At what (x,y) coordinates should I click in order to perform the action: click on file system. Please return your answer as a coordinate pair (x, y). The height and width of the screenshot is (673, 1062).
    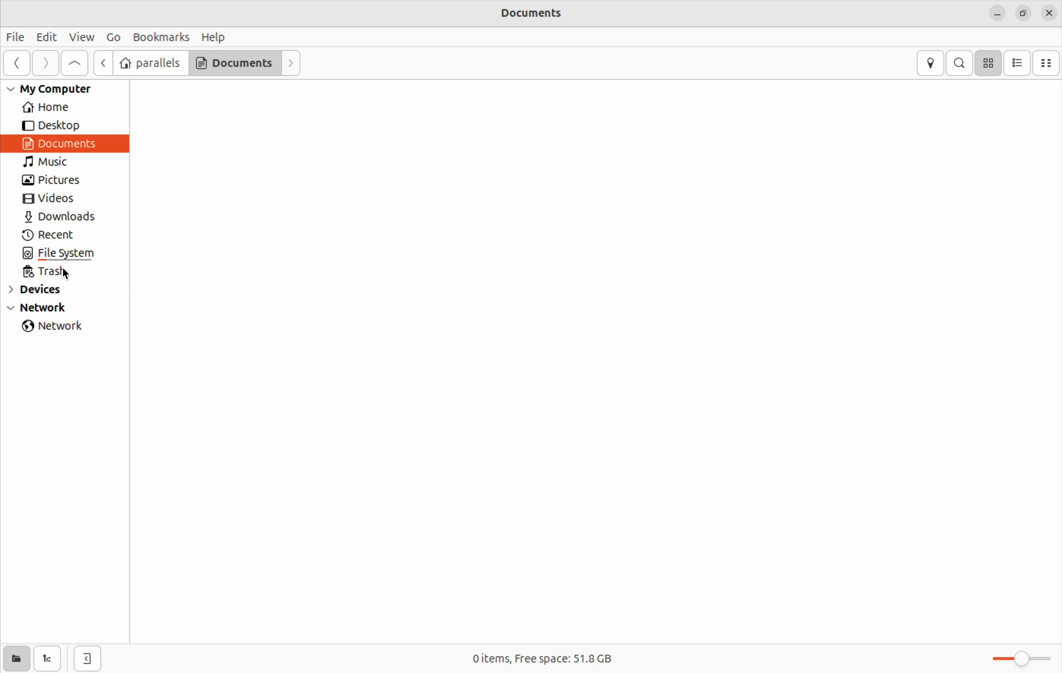
    Looking at the image, I should click on (67, 254).